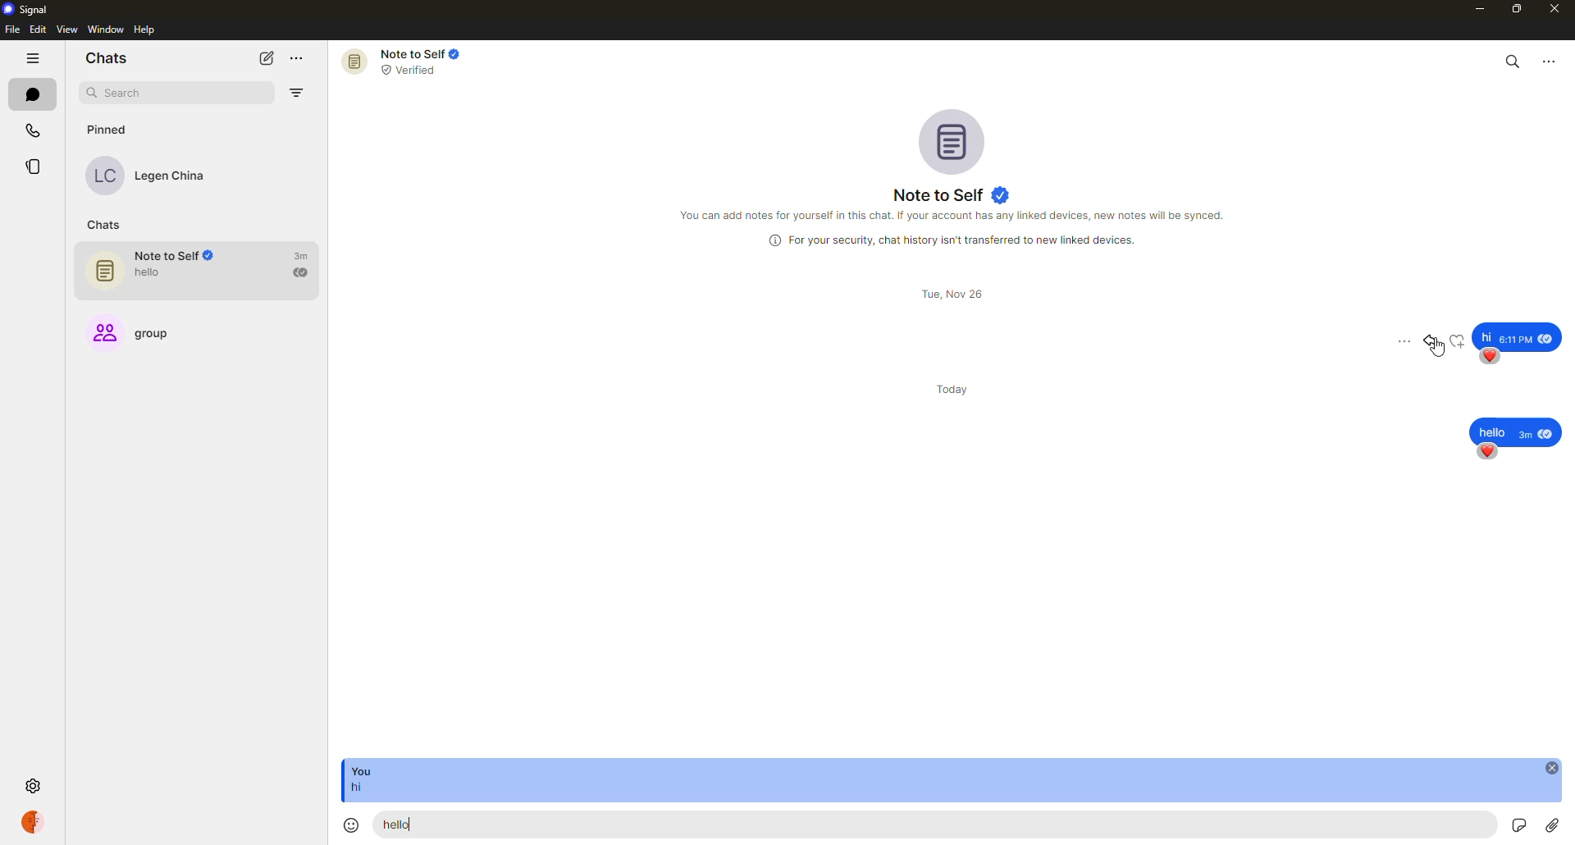  I want to click on group, so click(145, 334).